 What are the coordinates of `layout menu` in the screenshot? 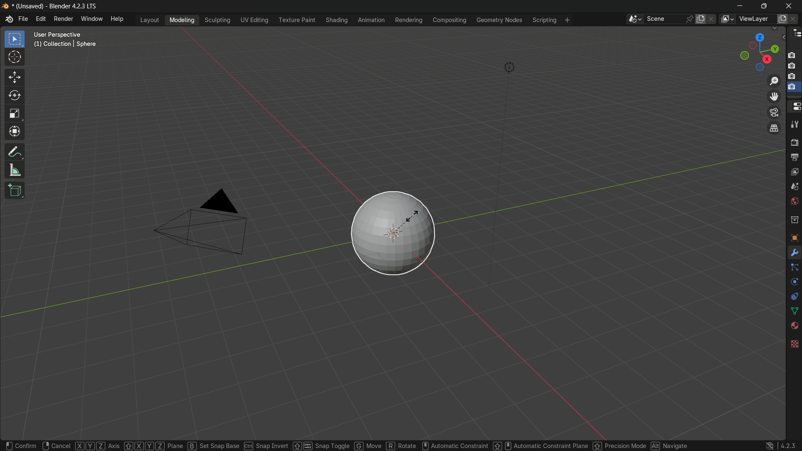 It's located at (149, 20).